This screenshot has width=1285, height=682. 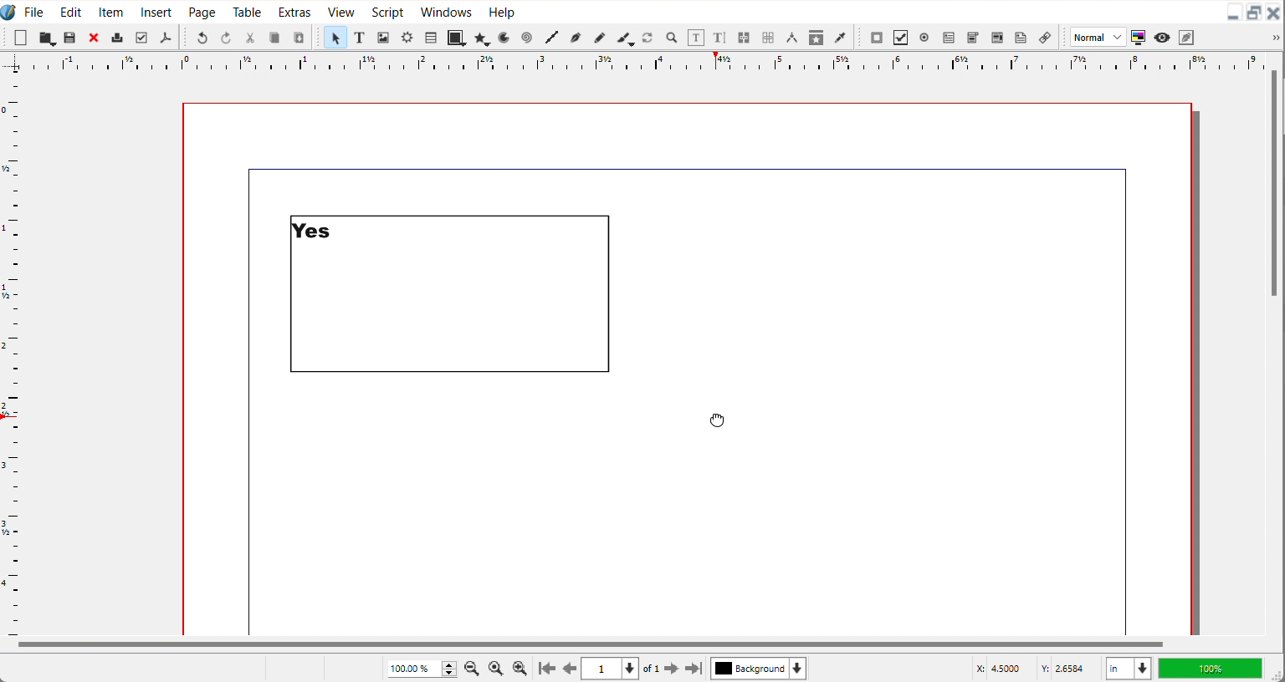 I want to click on Zoom in or out, so click(x=670, y=37).